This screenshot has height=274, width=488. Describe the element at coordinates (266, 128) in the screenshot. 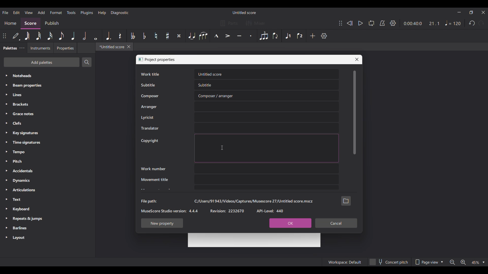

I see `Text box for Translator` at that location.